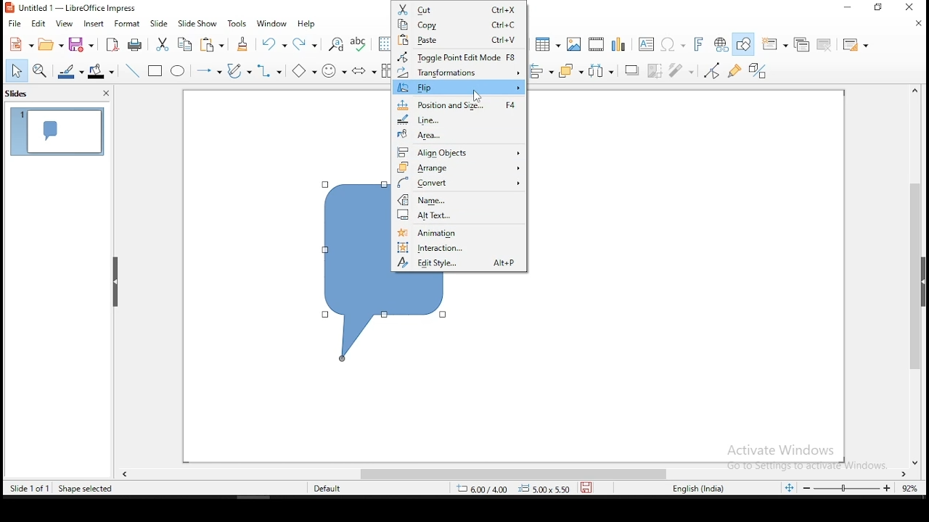  Describe the element at coordinates (22, 94) in the screenshot. I see `slides` at that location.